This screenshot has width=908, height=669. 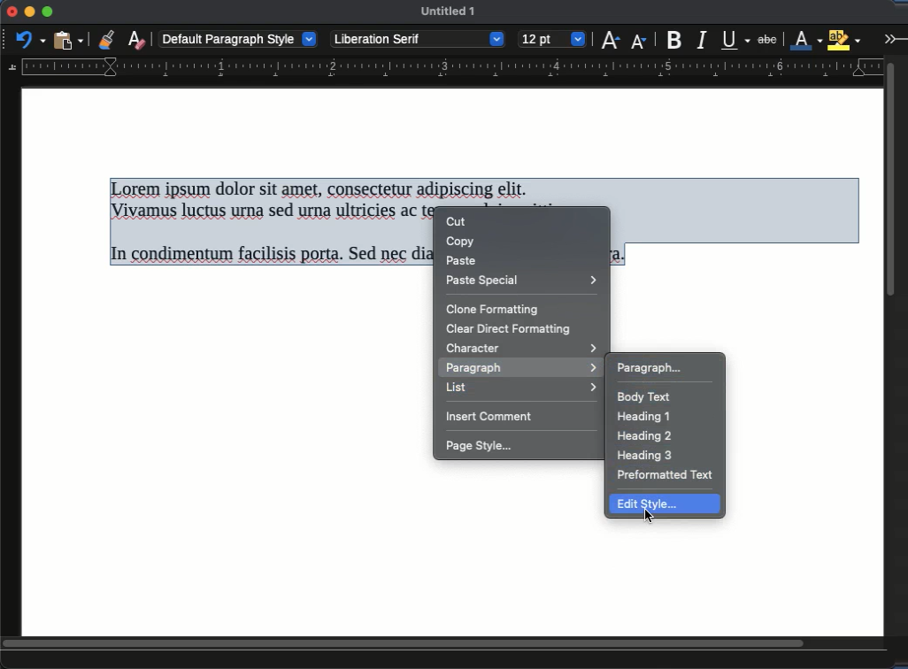 I want to click on paste, so click(x=70, y=39).